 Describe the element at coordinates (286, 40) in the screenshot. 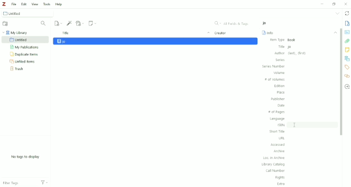

I see `Item Type Book` at that location.